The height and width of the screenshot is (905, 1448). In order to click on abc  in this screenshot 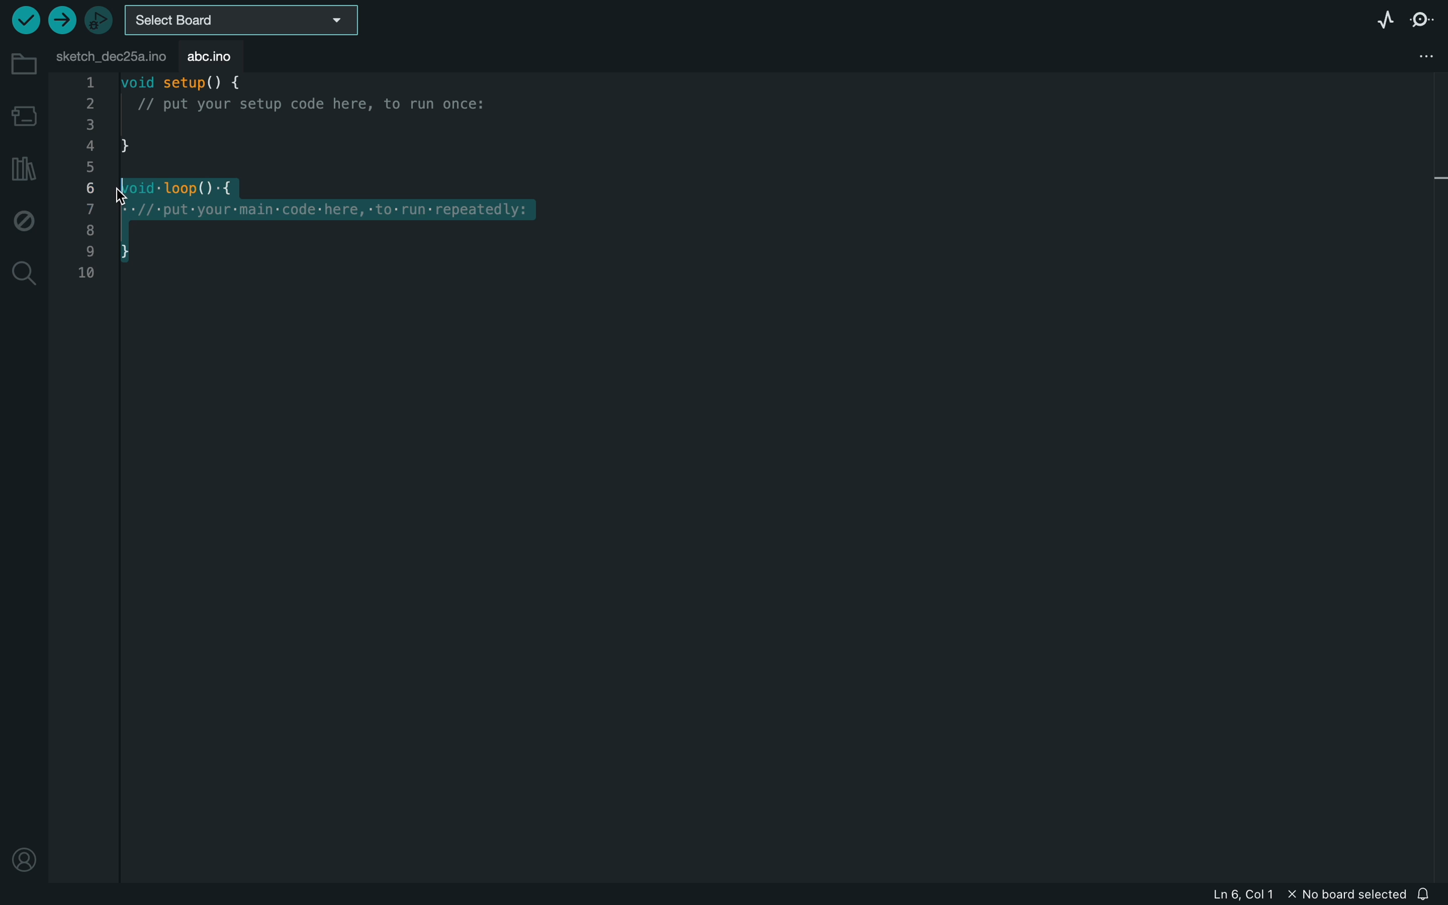, I will do `click(209, 54)`.